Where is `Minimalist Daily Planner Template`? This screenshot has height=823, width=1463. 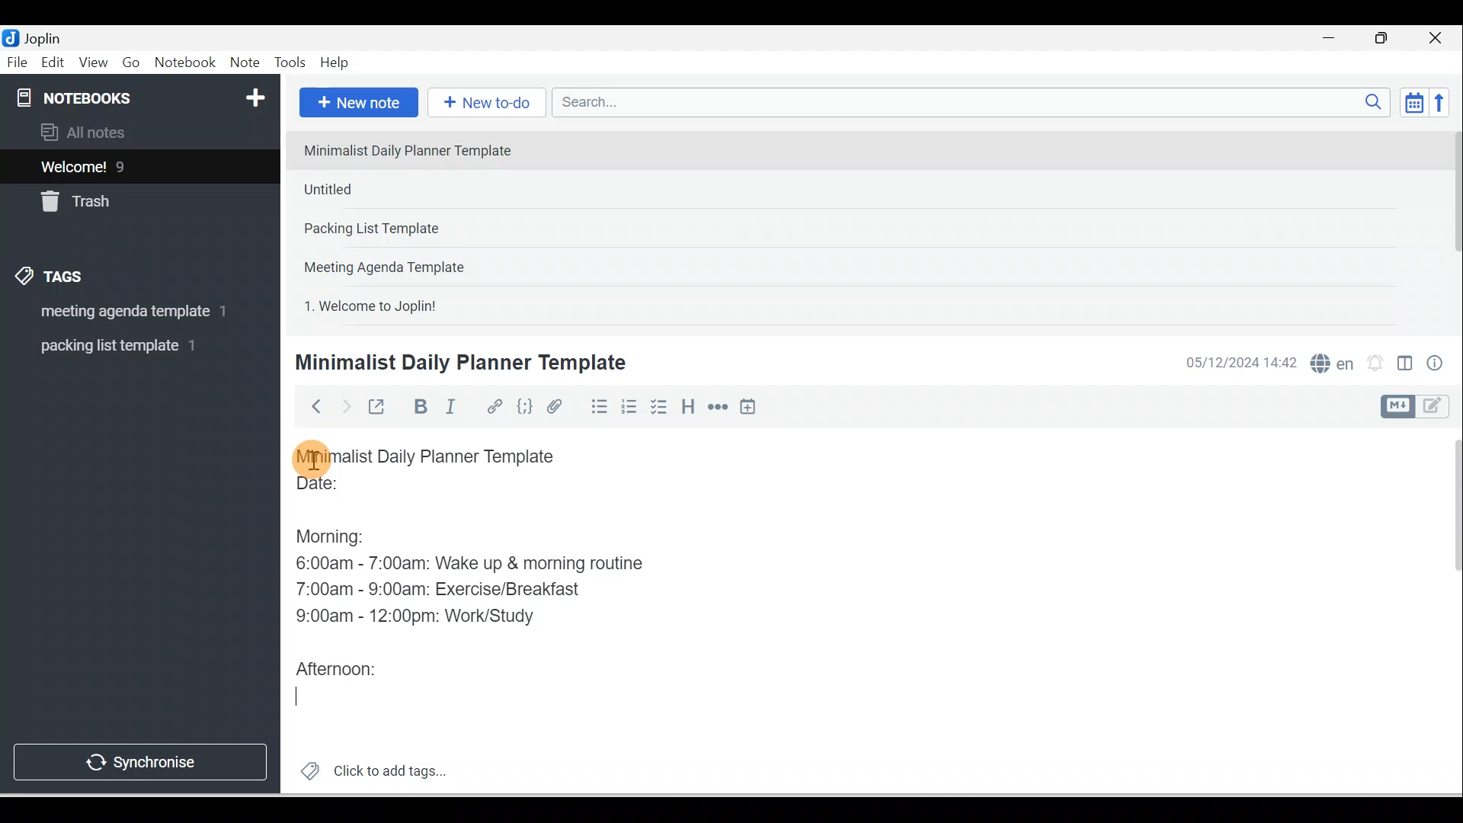 Minimalist Daily Planner Template is located at coordinates (440, 456).